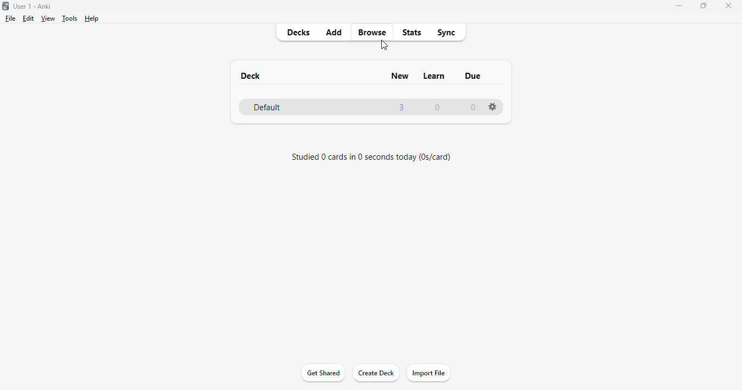 The width and height of the screenshot is (742, 390). Describe the element at coordinates (92, 19) in the screenshot. I see `help` at that location.